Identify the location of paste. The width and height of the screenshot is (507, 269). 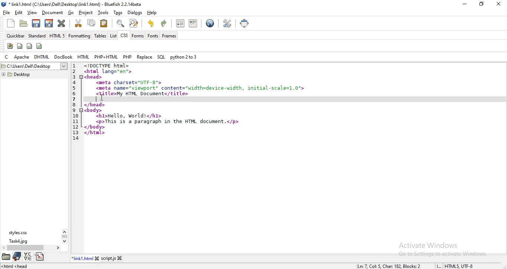
(104, 23).